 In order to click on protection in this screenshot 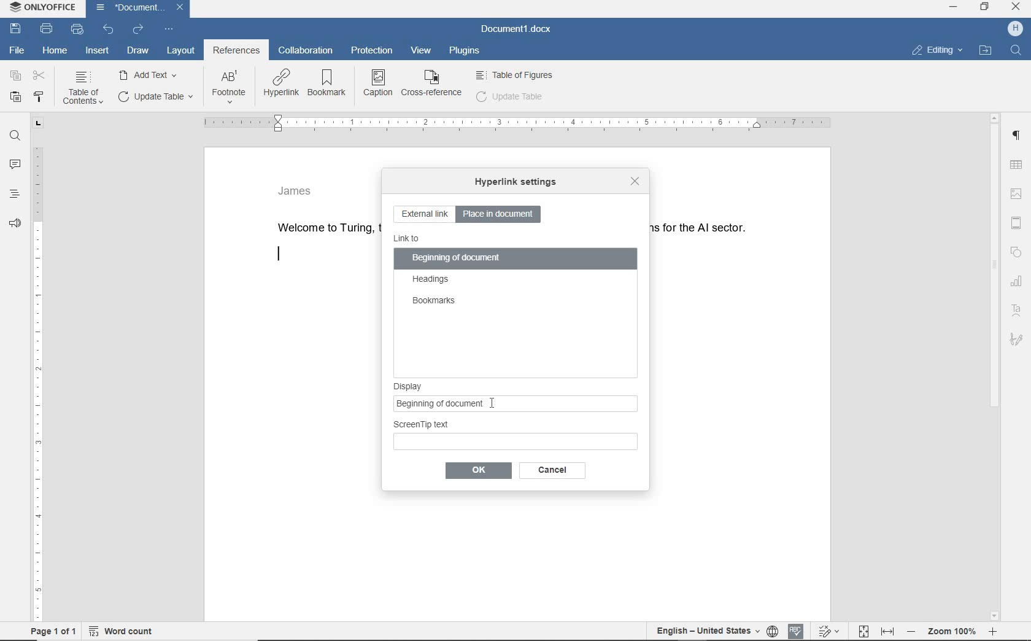, I will do `click(373, 52)`.